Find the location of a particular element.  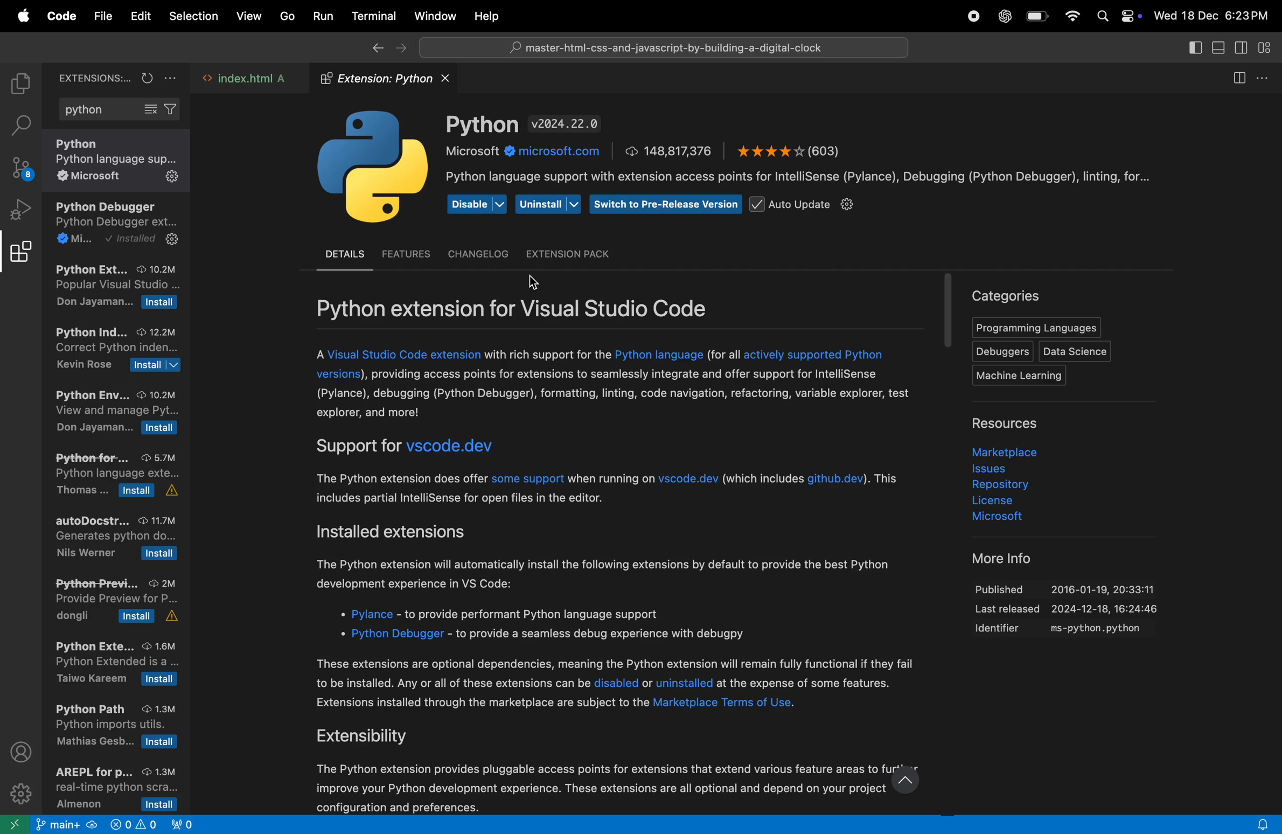

options is located at coordinates (1269, 75).